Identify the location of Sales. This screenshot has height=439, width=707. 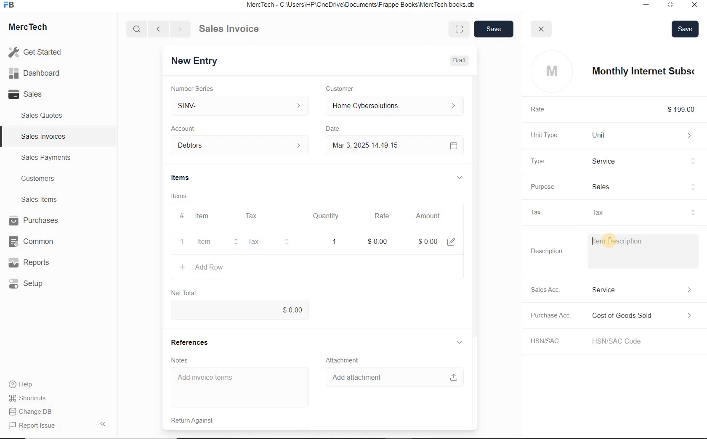
(38, 94).